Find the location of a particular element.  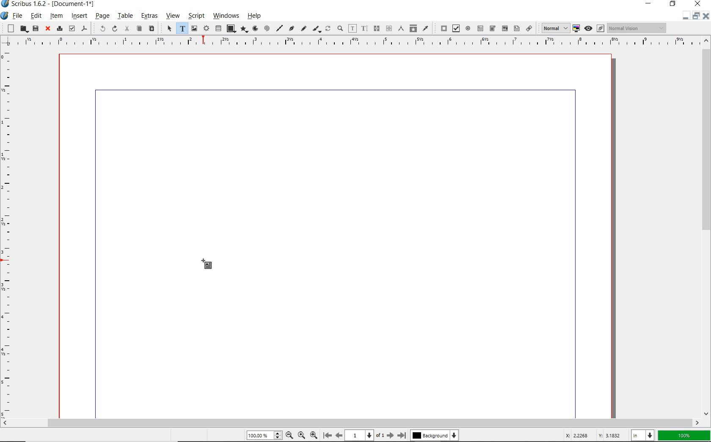

pdf list box is located at coordinates (504, 28).